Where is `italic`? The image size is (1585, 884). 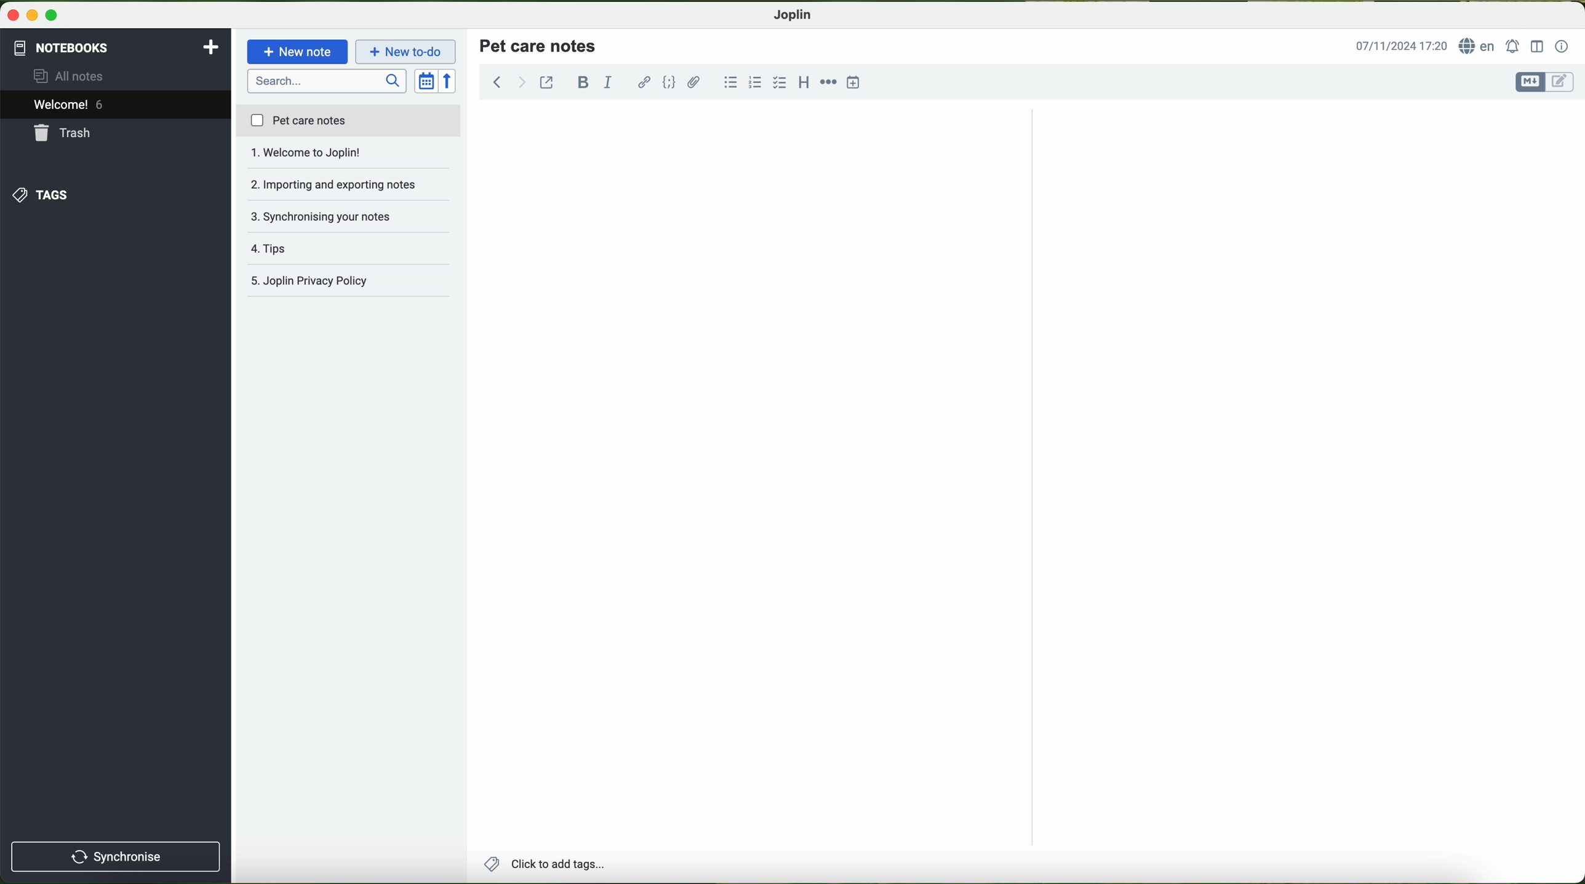
italic is located at coordinates (606, 83).